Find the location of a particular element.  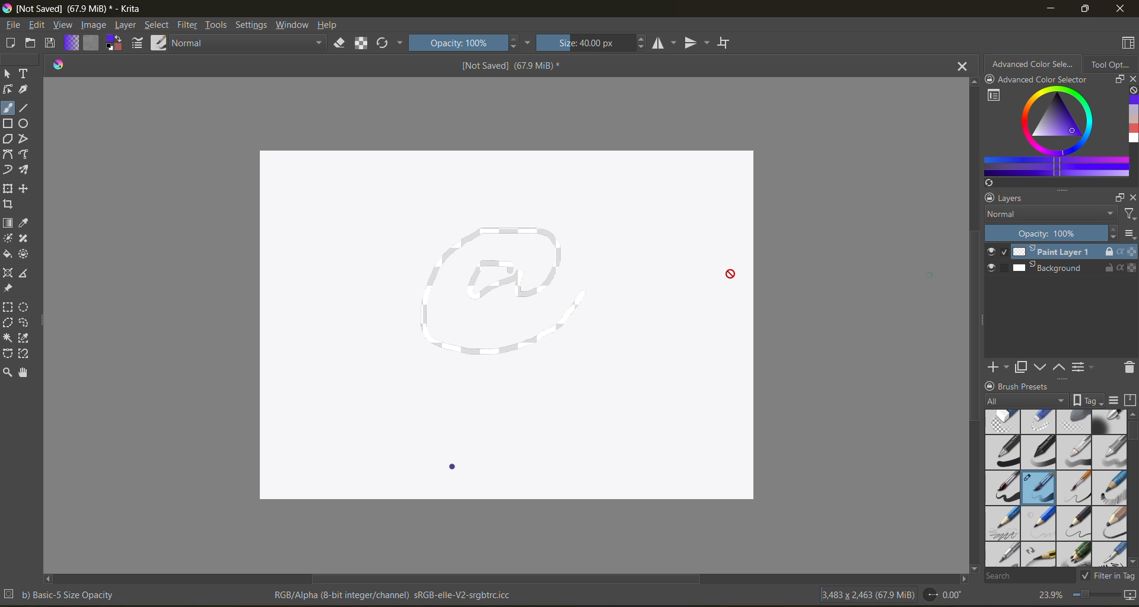

calligraphy is located at coordinates (1110, 554).